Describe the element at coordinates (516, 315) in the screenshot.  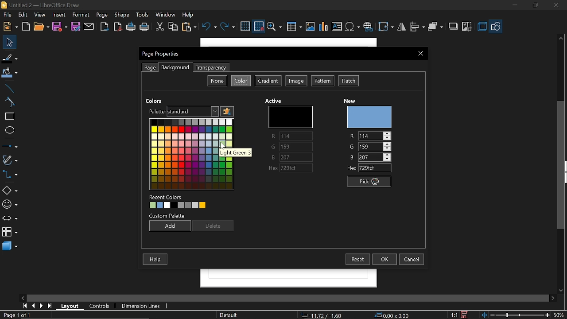
I see `Zoom changes` at that location.